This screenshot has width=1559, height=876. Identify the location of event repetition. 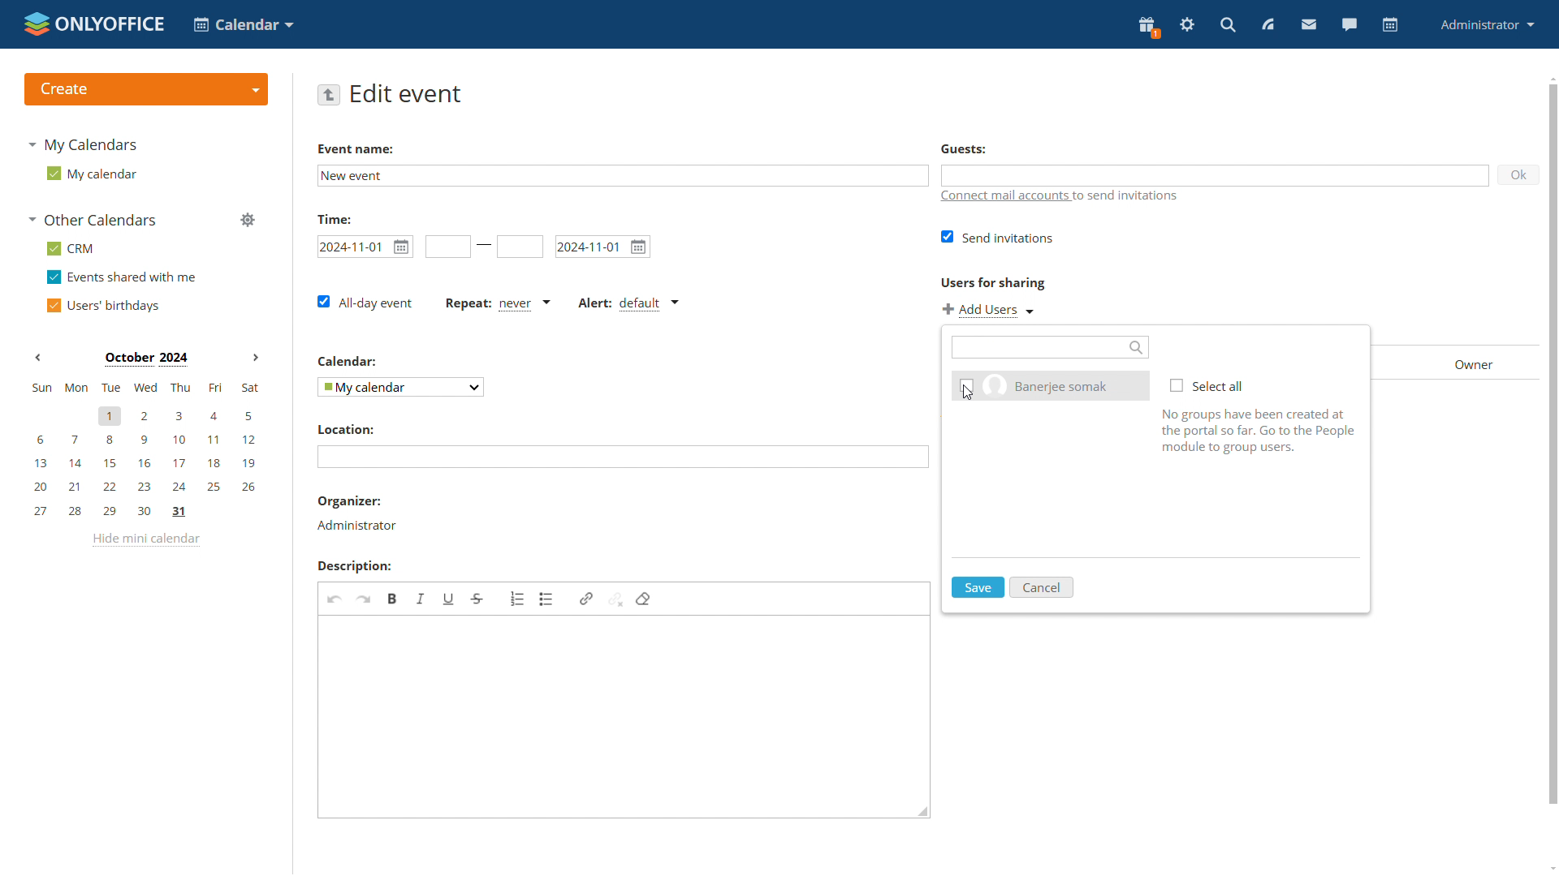
(499, 304).